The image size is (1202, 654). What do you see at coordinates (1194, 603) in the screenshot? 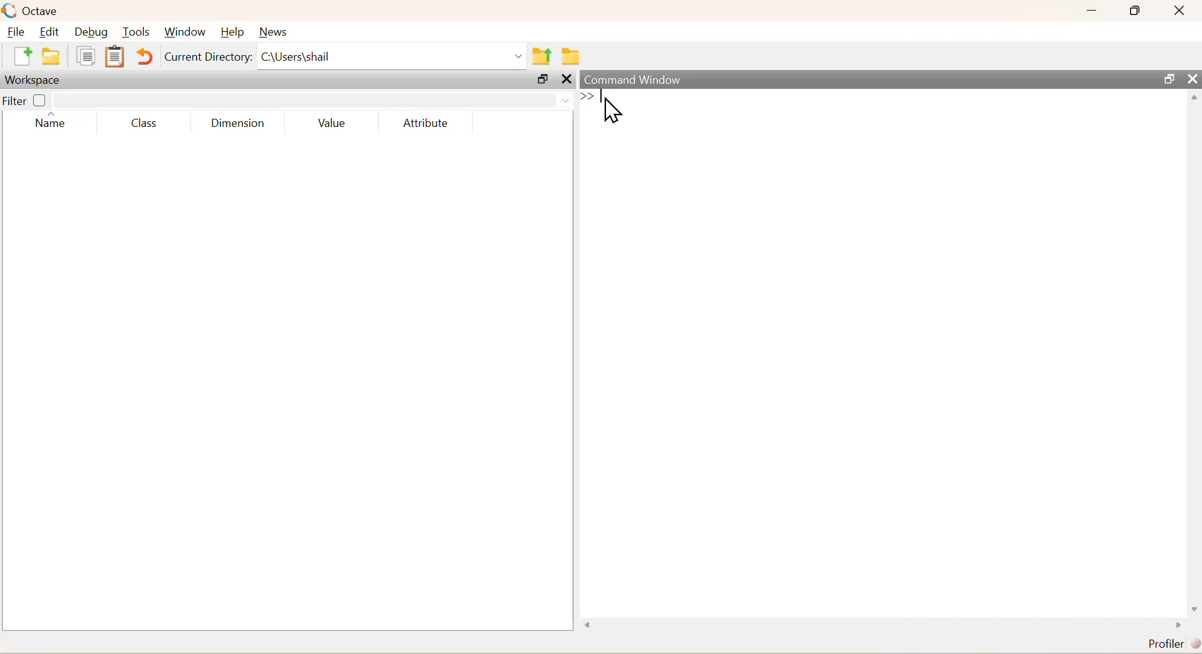
I see `Down` at bounding box center [1194, 603].